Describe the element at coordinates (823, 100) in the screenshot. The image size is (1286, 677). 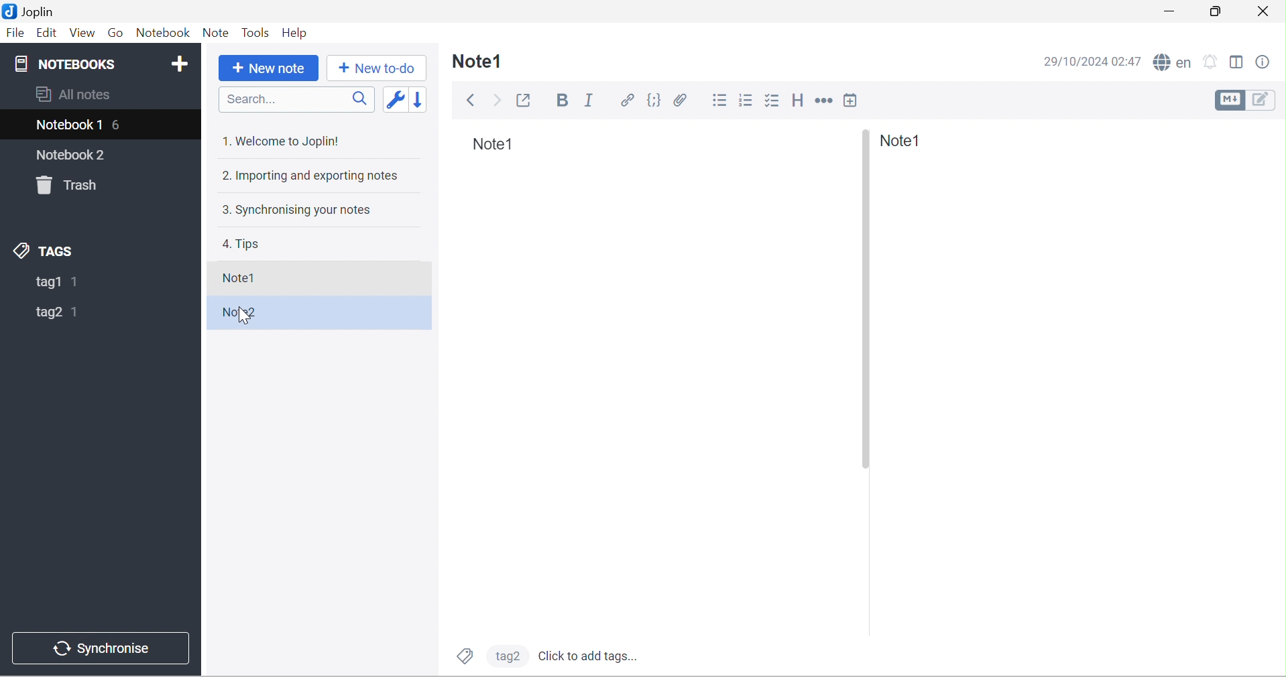
I see `Horizontal rule` at that location.